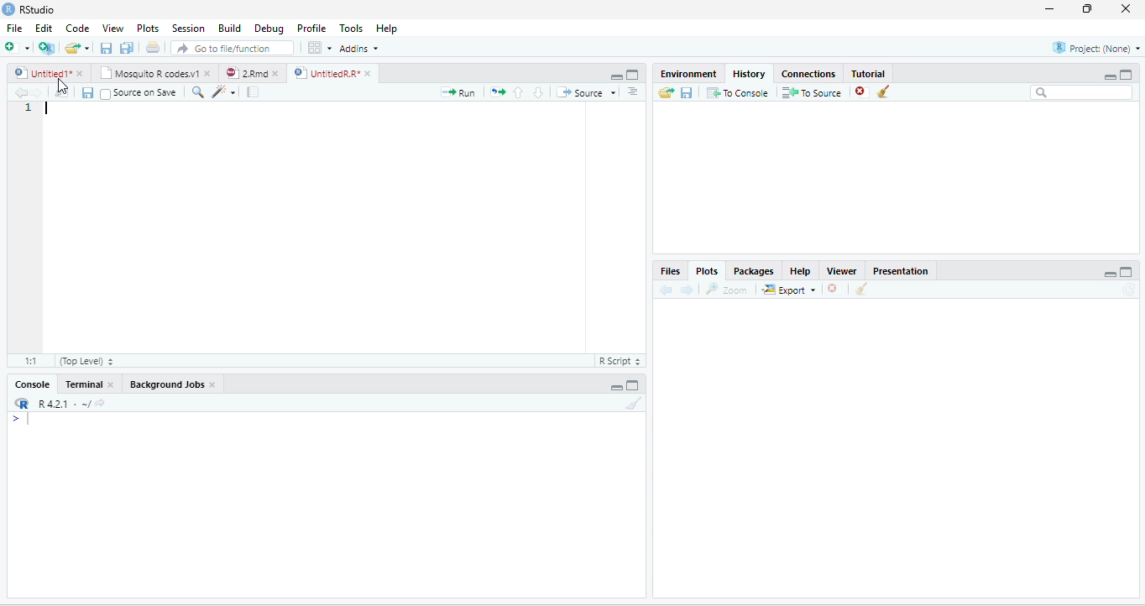 The image size is (1145, 606). I want to click on Clear all plots, so click(862, 289).